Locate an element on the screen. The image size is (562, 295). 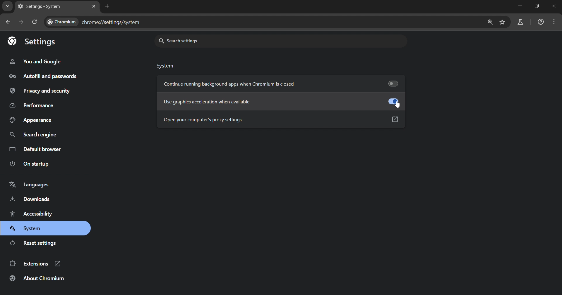
appearance is located at coordinates (31, 119).